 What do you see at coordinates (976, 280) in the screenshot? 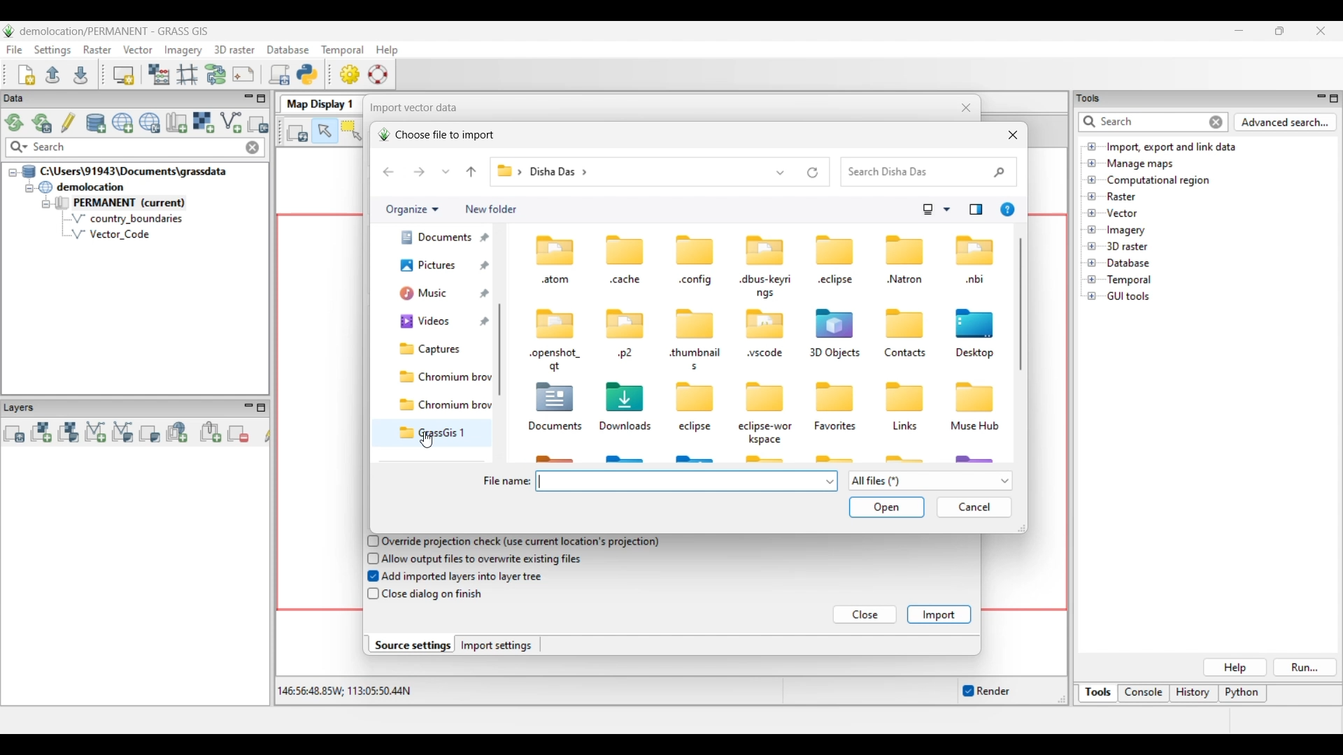
I see `nbi` at bounding box center [976, 280].